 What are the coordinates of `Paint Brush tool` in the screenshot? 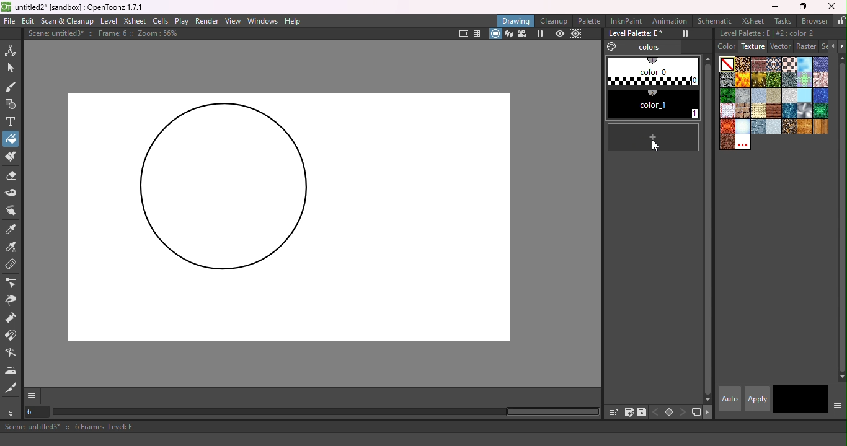 It's located at (12, 157).